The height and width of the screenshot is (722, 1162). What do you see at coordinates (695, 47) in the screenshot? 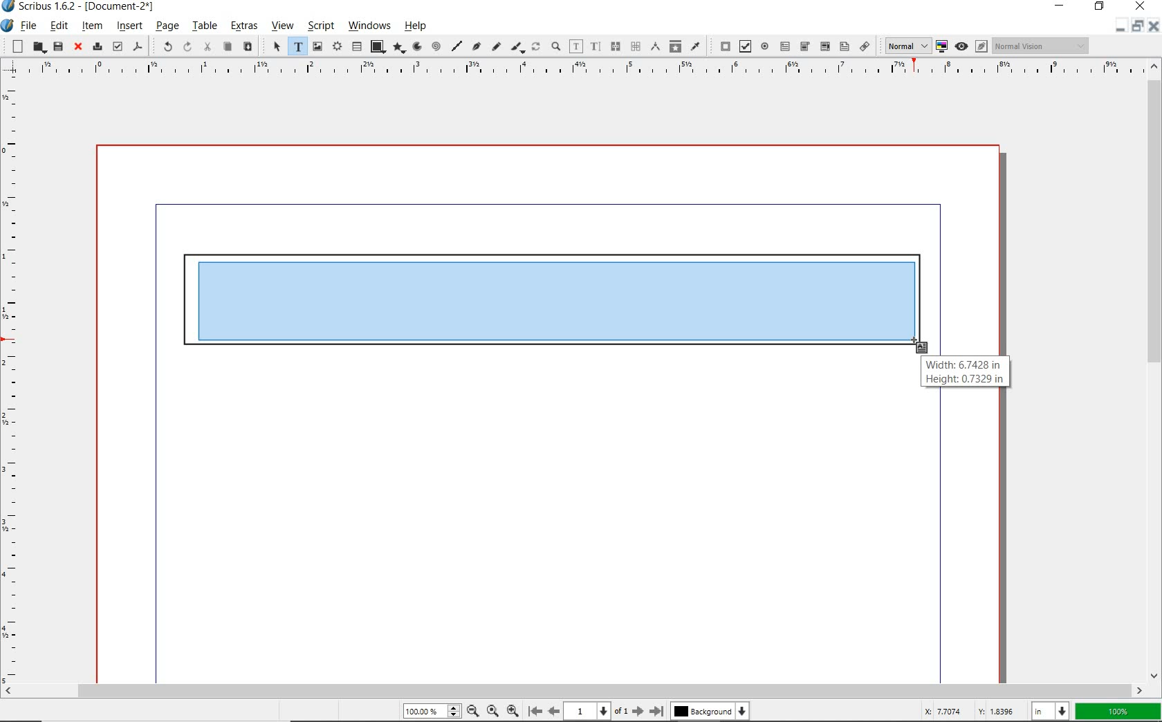
I see `eye dropper` at bounding box center [695, 47].